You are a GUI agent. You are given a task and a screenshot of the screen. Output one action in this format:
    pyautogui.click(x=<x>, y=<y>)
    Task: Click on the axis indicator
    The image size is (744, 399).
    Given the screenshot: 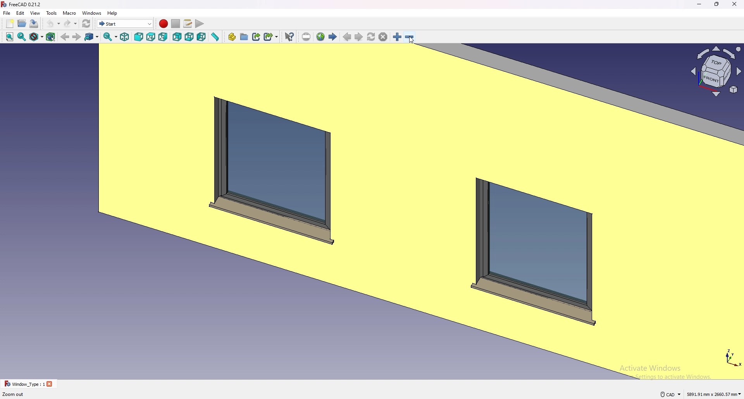 What is the action you would take?
    pyautogui.click(x=715, y=71)
    